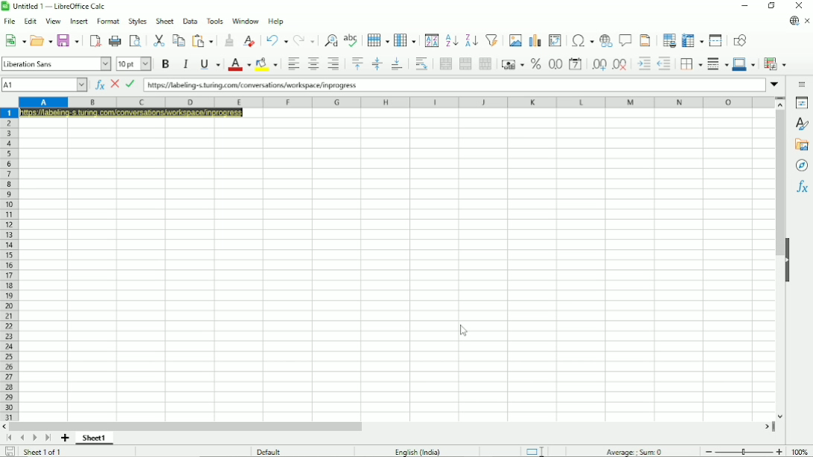  What do you see at coordinates (802, 124) in the screenshot?
I see `Styles` at bounding box center [802, 124].